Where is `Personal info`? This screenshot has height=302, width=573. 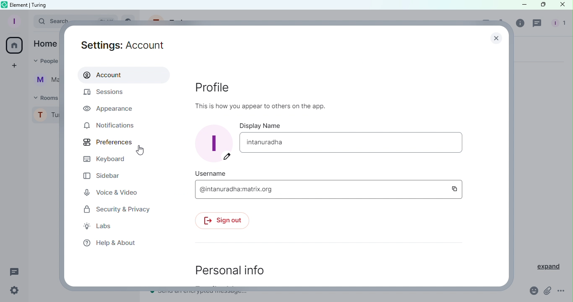
Personal info is located at coordinates (233, 270).